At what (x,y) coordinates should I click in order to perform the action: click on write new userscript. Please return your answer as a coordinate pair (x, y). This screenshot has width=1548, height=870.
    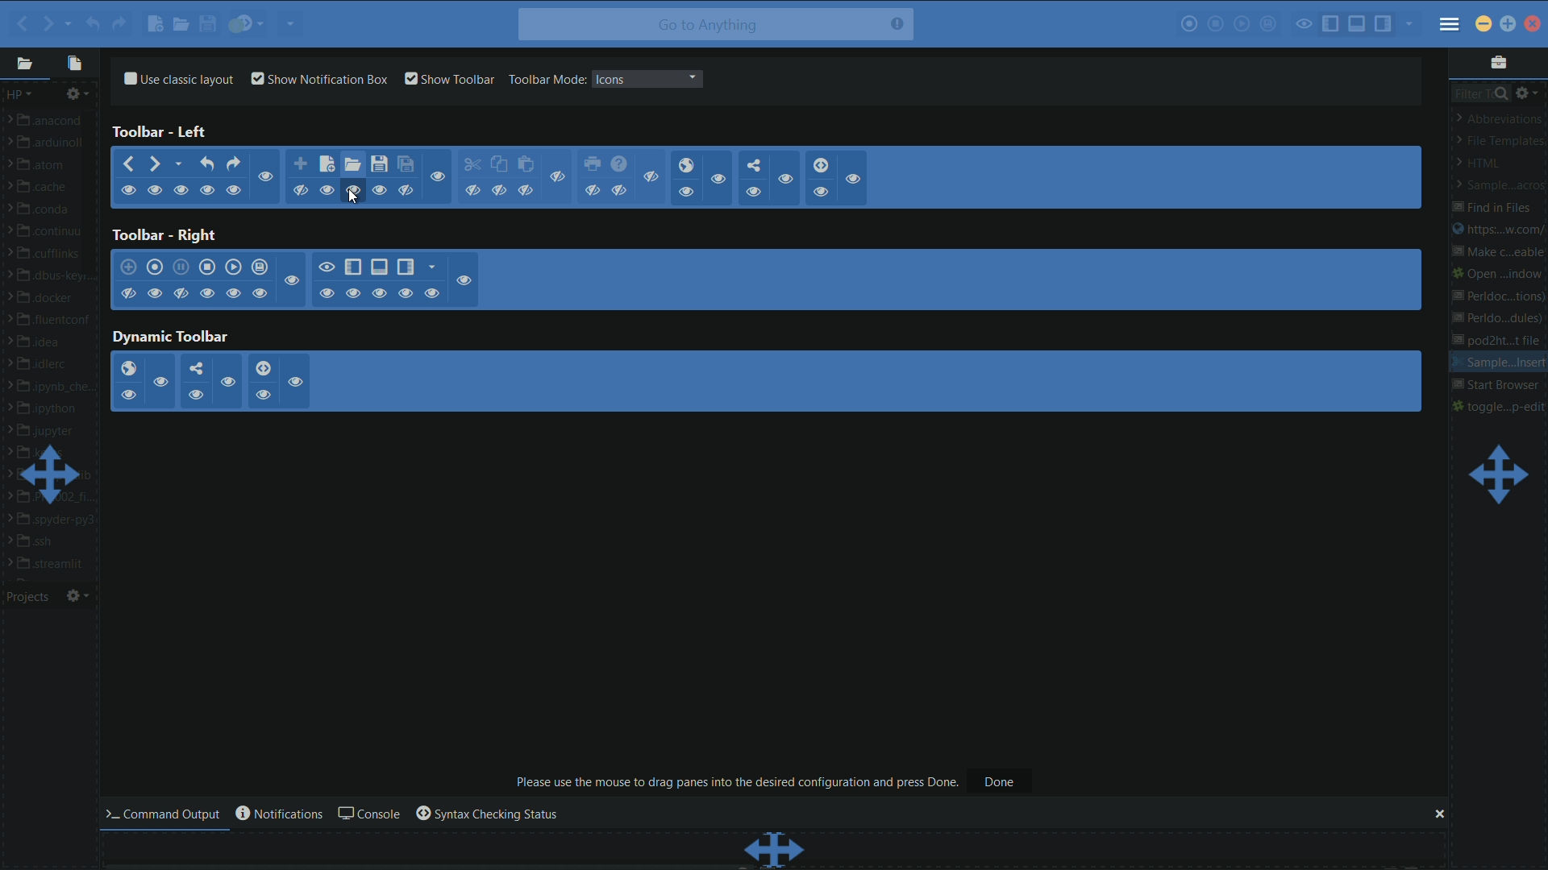
    Looking at the image, I should click on (129, 267).